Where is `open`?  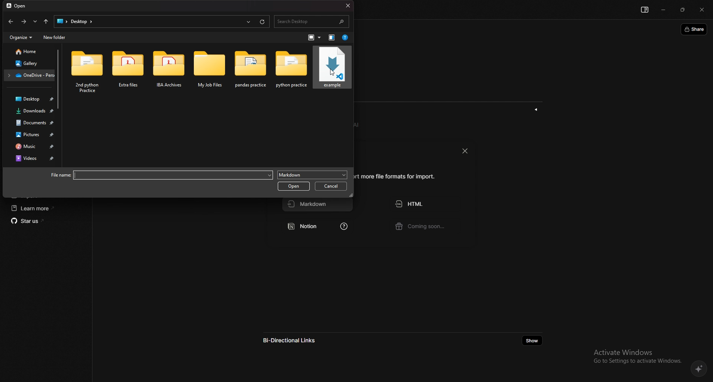
open is located at coordinates (20, 6).